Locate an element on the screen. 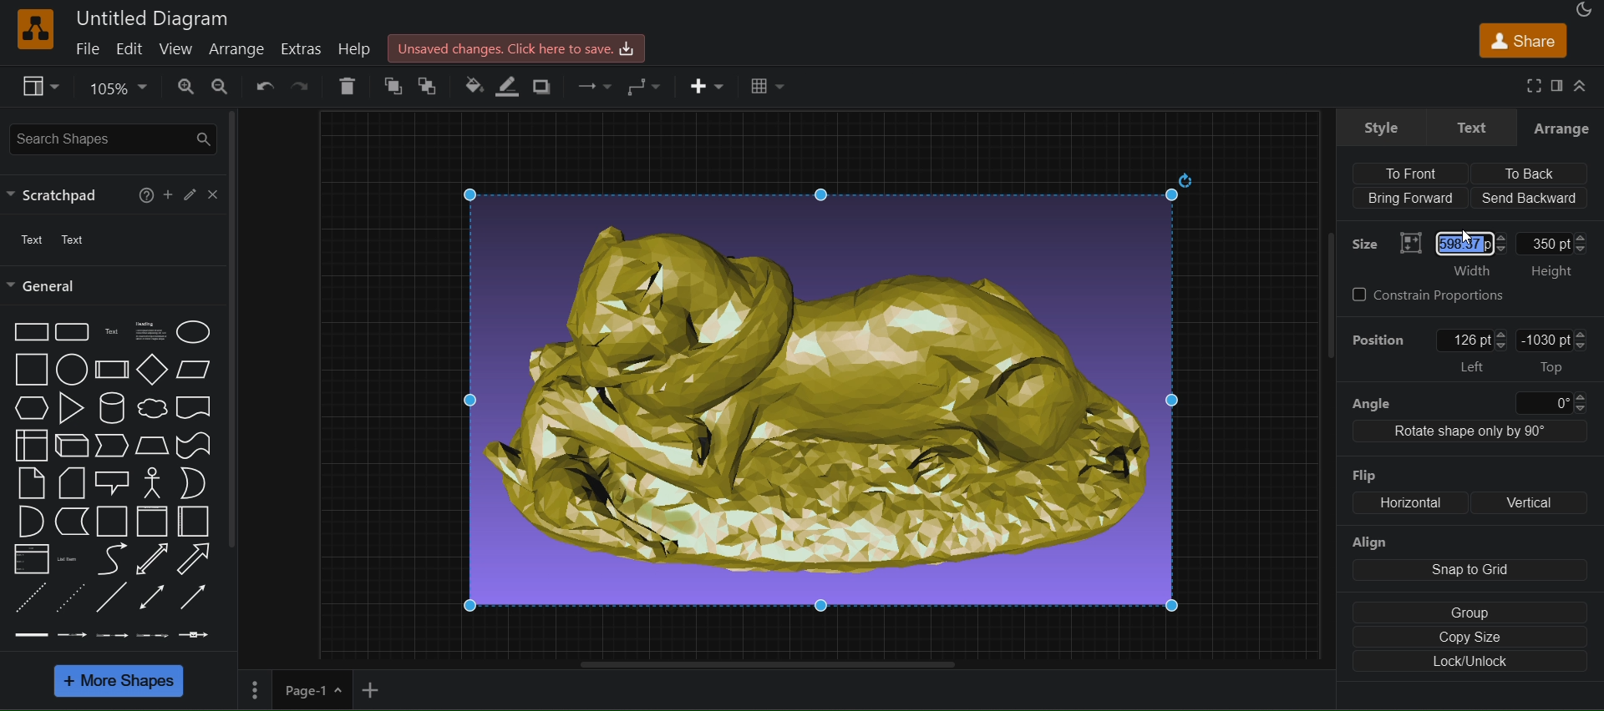  fill color is located at coordinates (473, 87).